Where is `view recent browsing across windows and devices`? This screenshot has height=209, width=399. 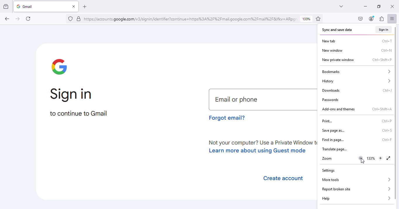 view recent browsing across windows and devices is located at coordinates (6, 6).